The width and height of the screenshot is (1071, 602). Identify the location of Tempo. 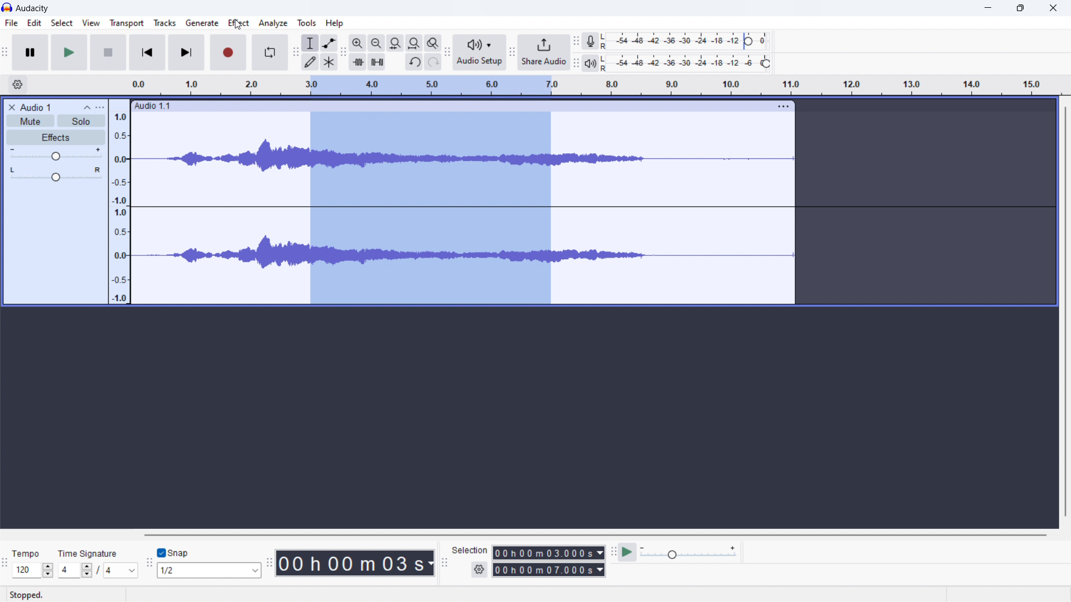
(27, 554).